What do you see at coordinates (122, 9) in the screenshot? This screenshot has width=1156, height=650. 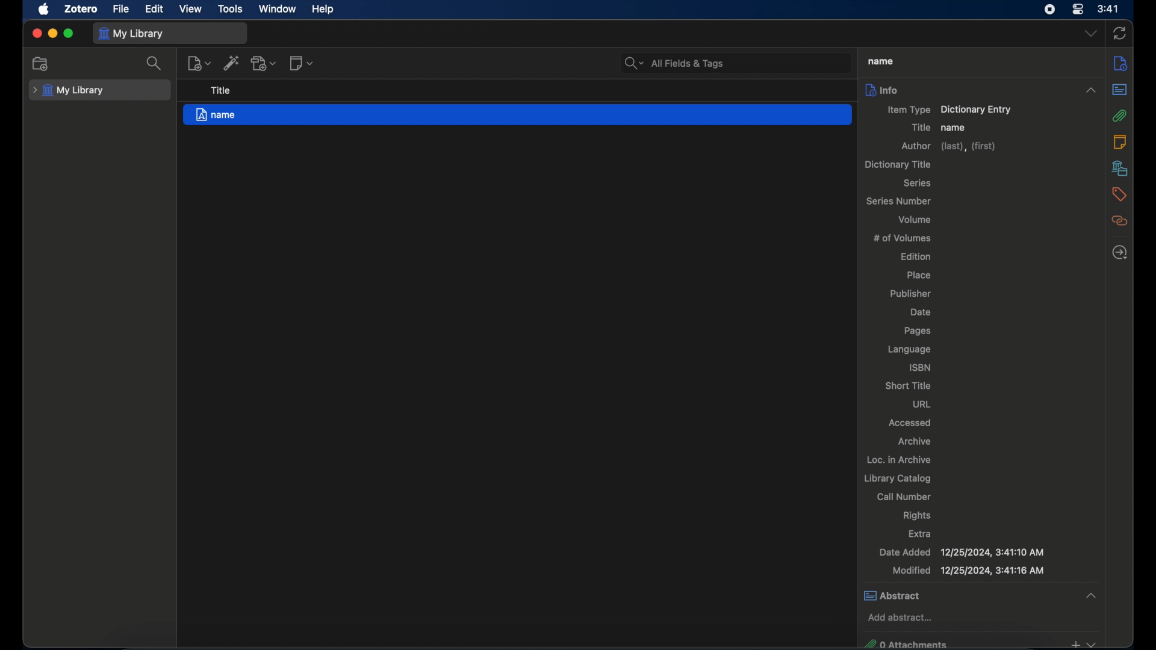 I see `file` at bounding box center [122, 9].